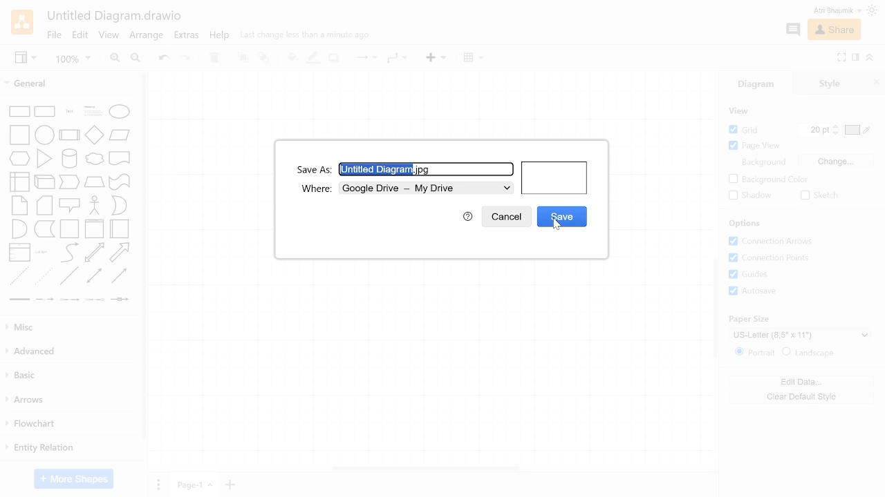  I want to click on Fill line, so click(312, 58).